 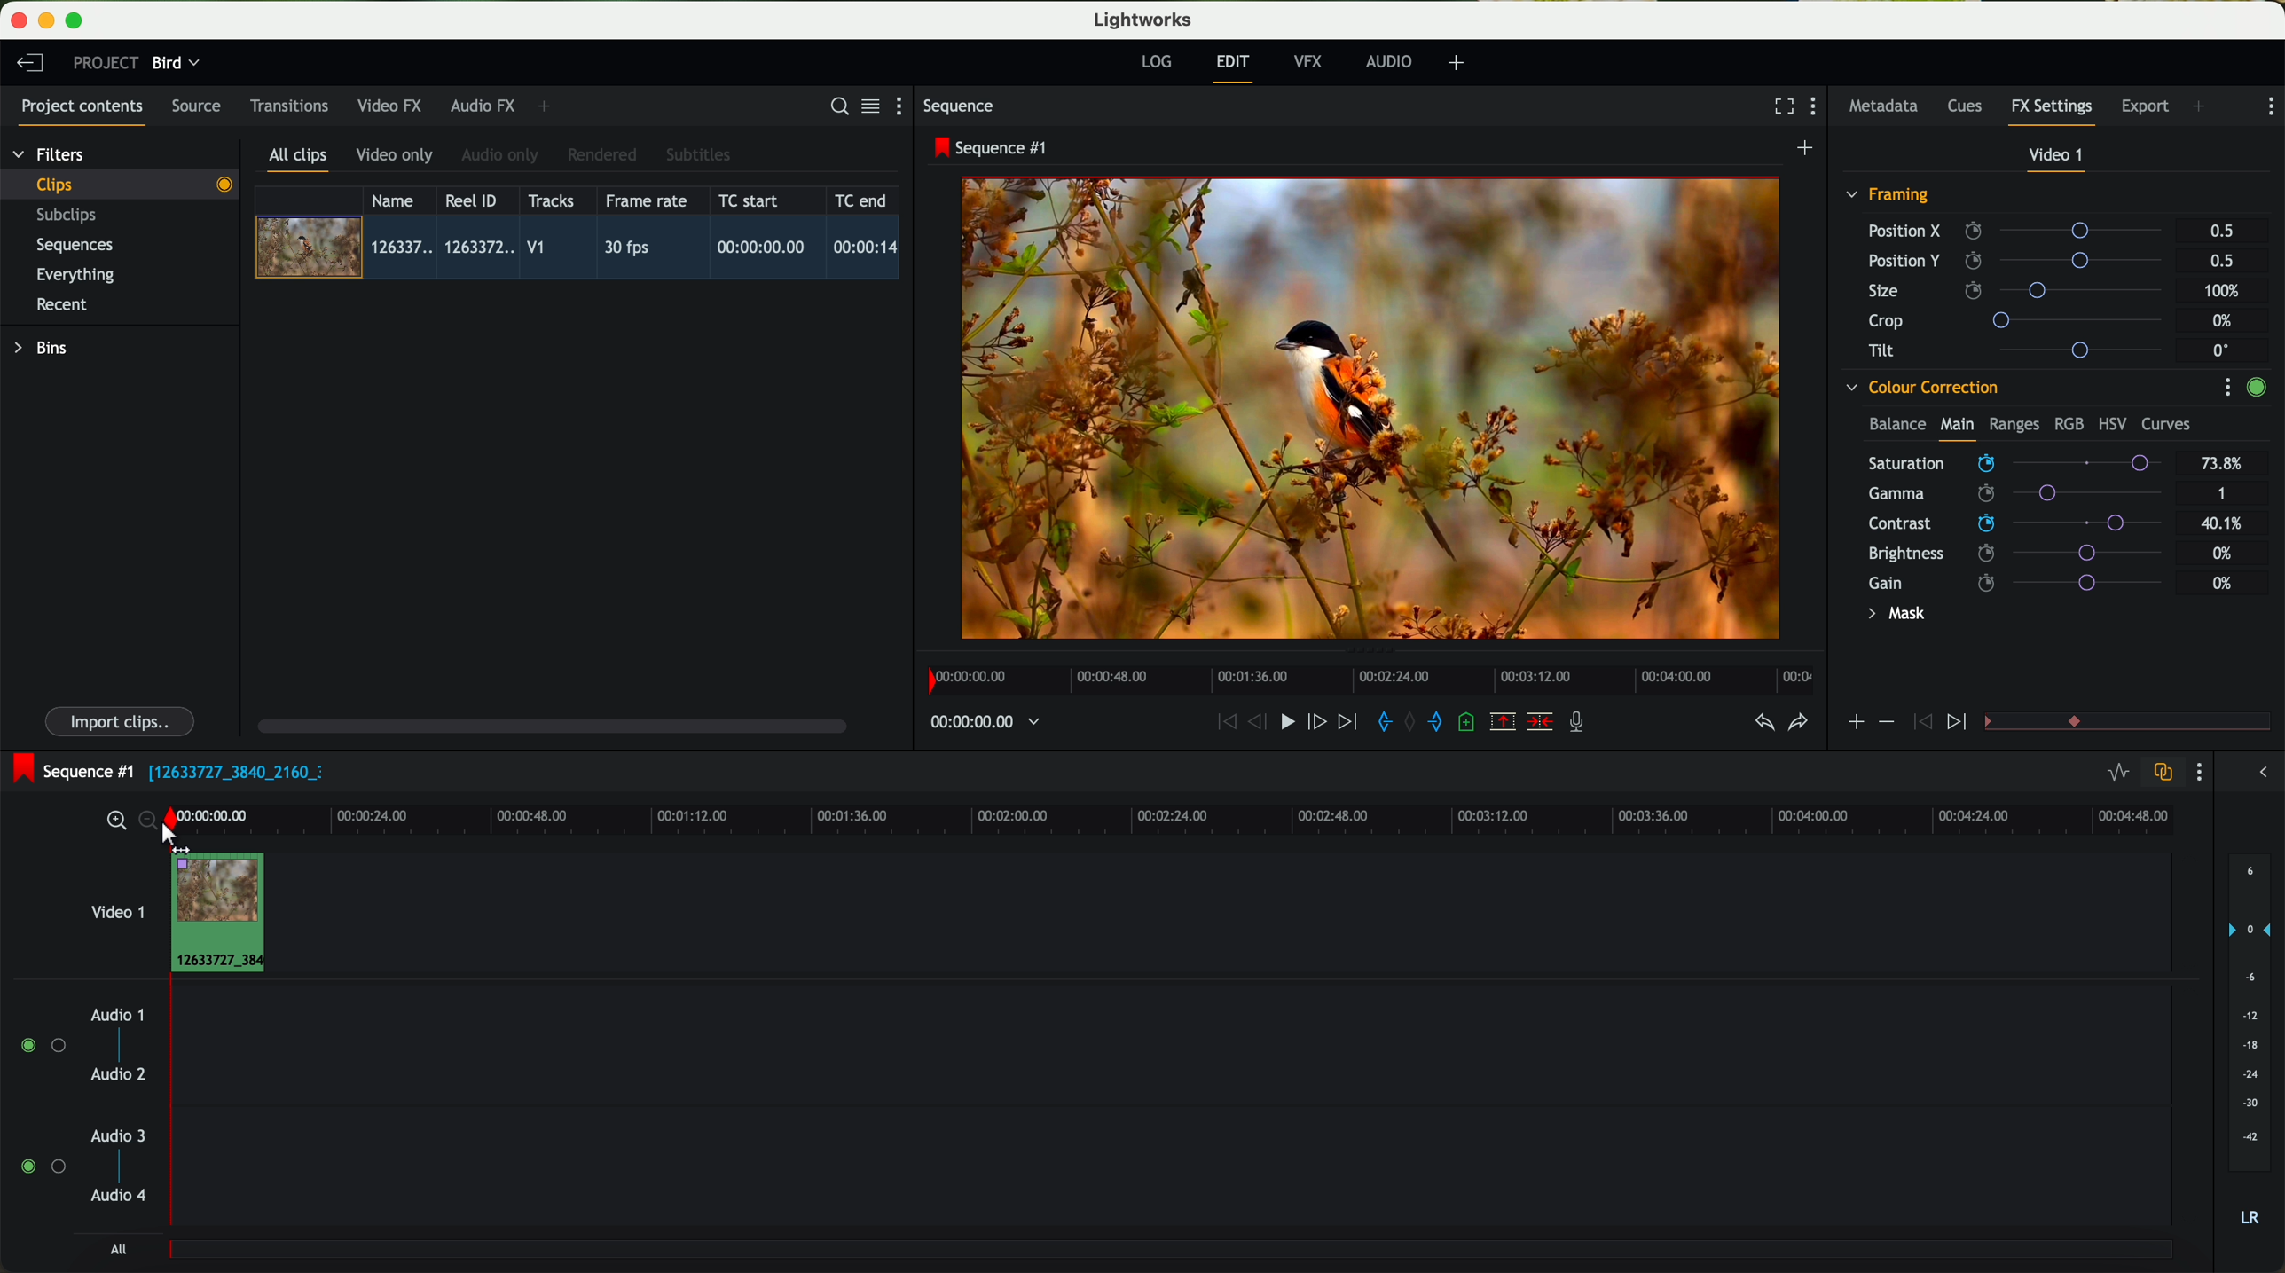 What do you see at coordinates (2256, 389) in the screenshot?
I see `enable` at bounding box center [2256, 389].